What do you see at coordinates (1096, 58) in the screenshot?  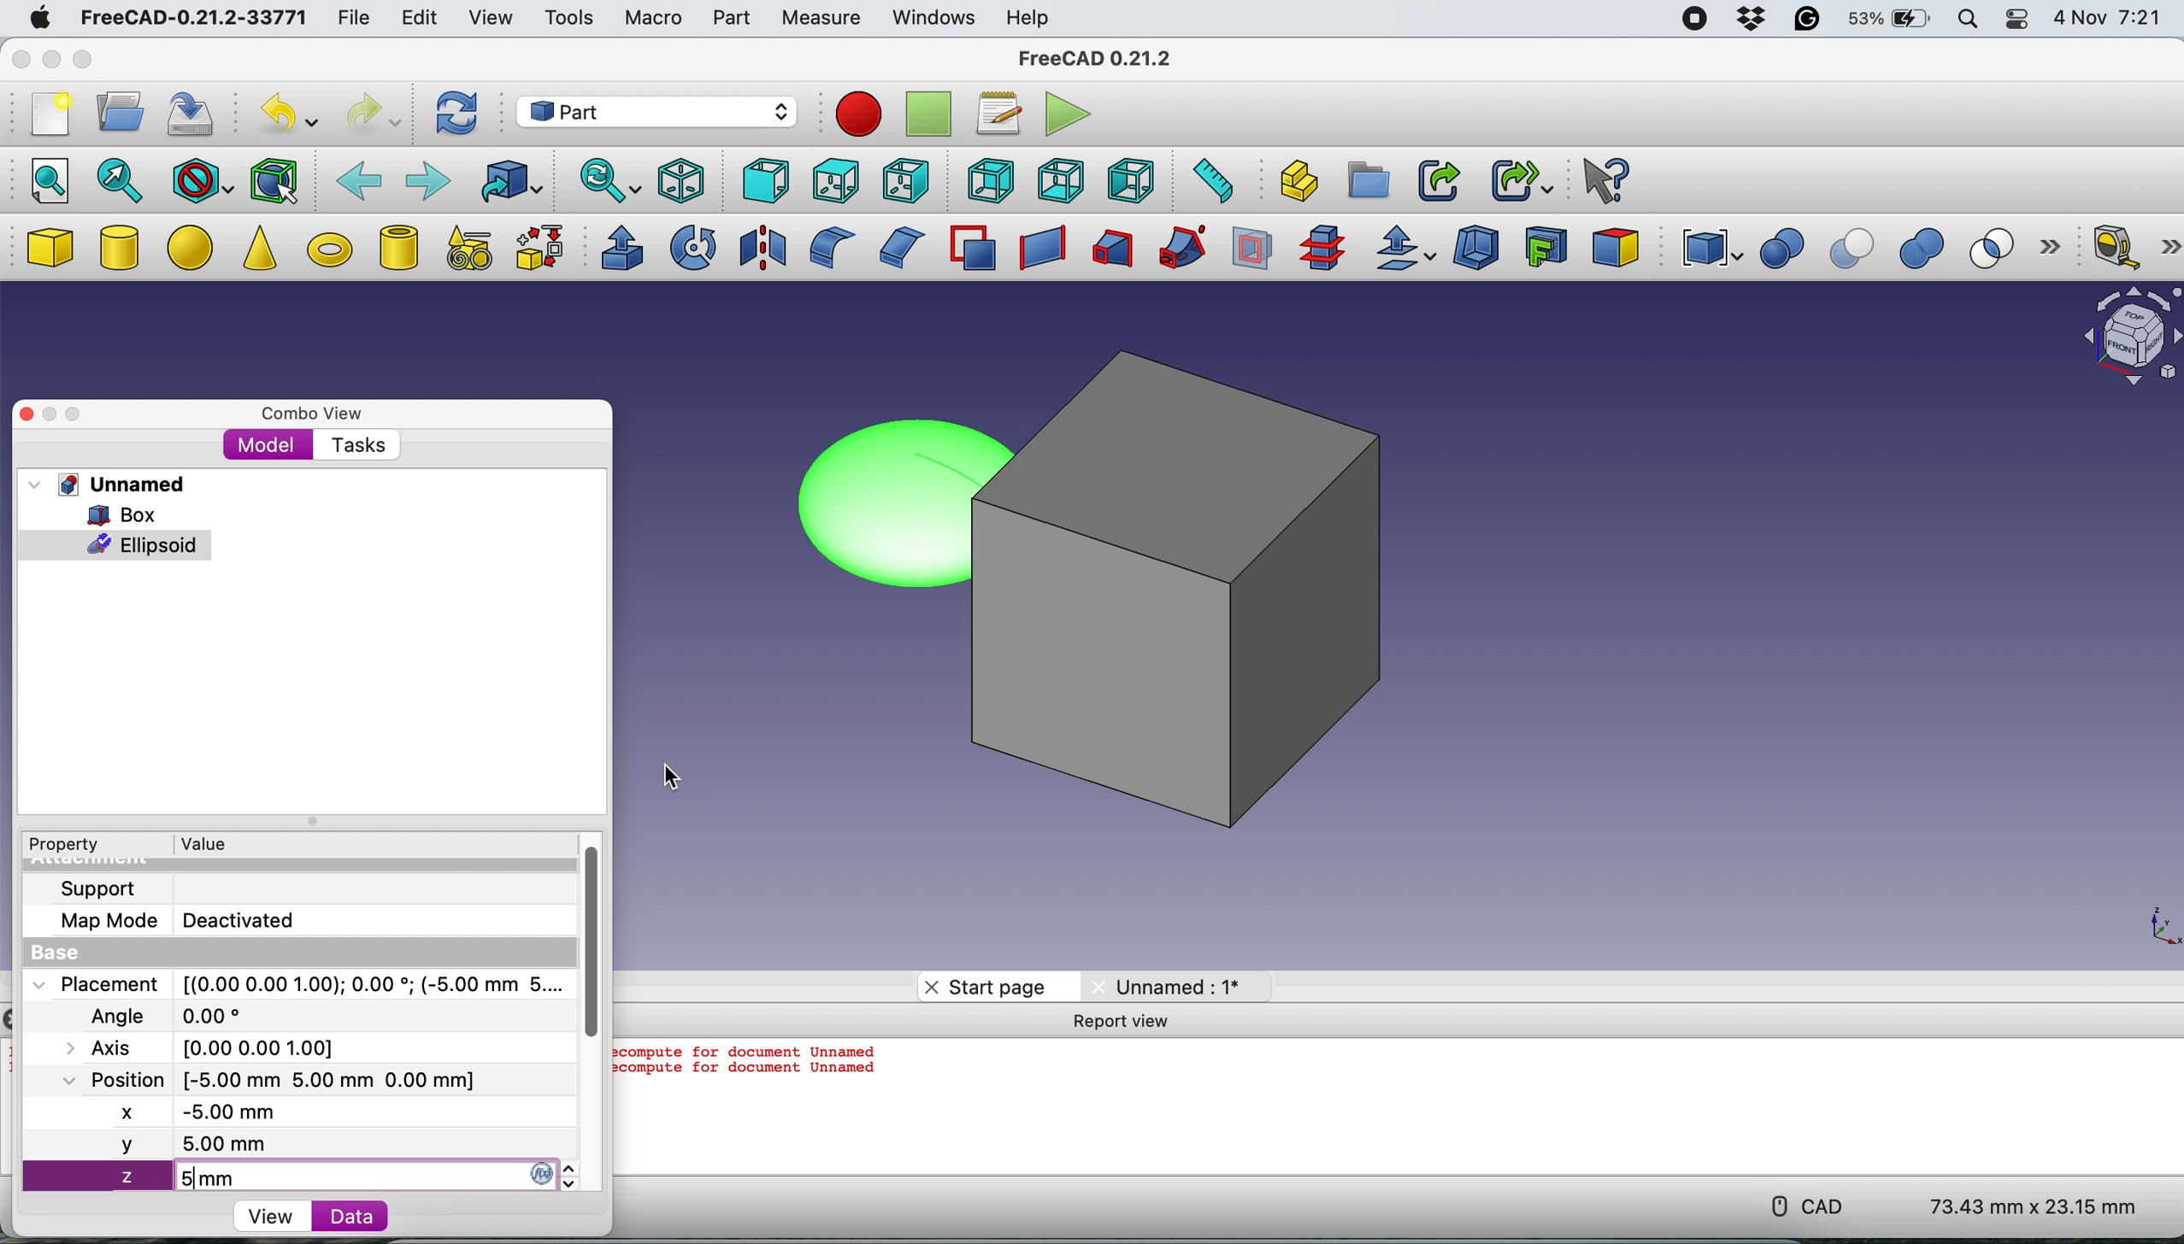 I see `FreeCAD 0.21.2` at bounding box center [1096, 58].